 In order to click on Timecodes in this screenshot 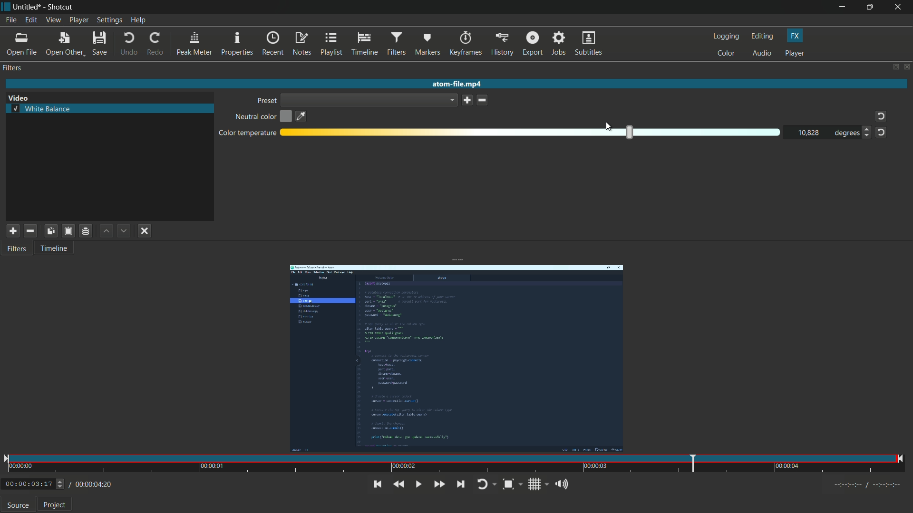, I will do `click(861, 484)`.